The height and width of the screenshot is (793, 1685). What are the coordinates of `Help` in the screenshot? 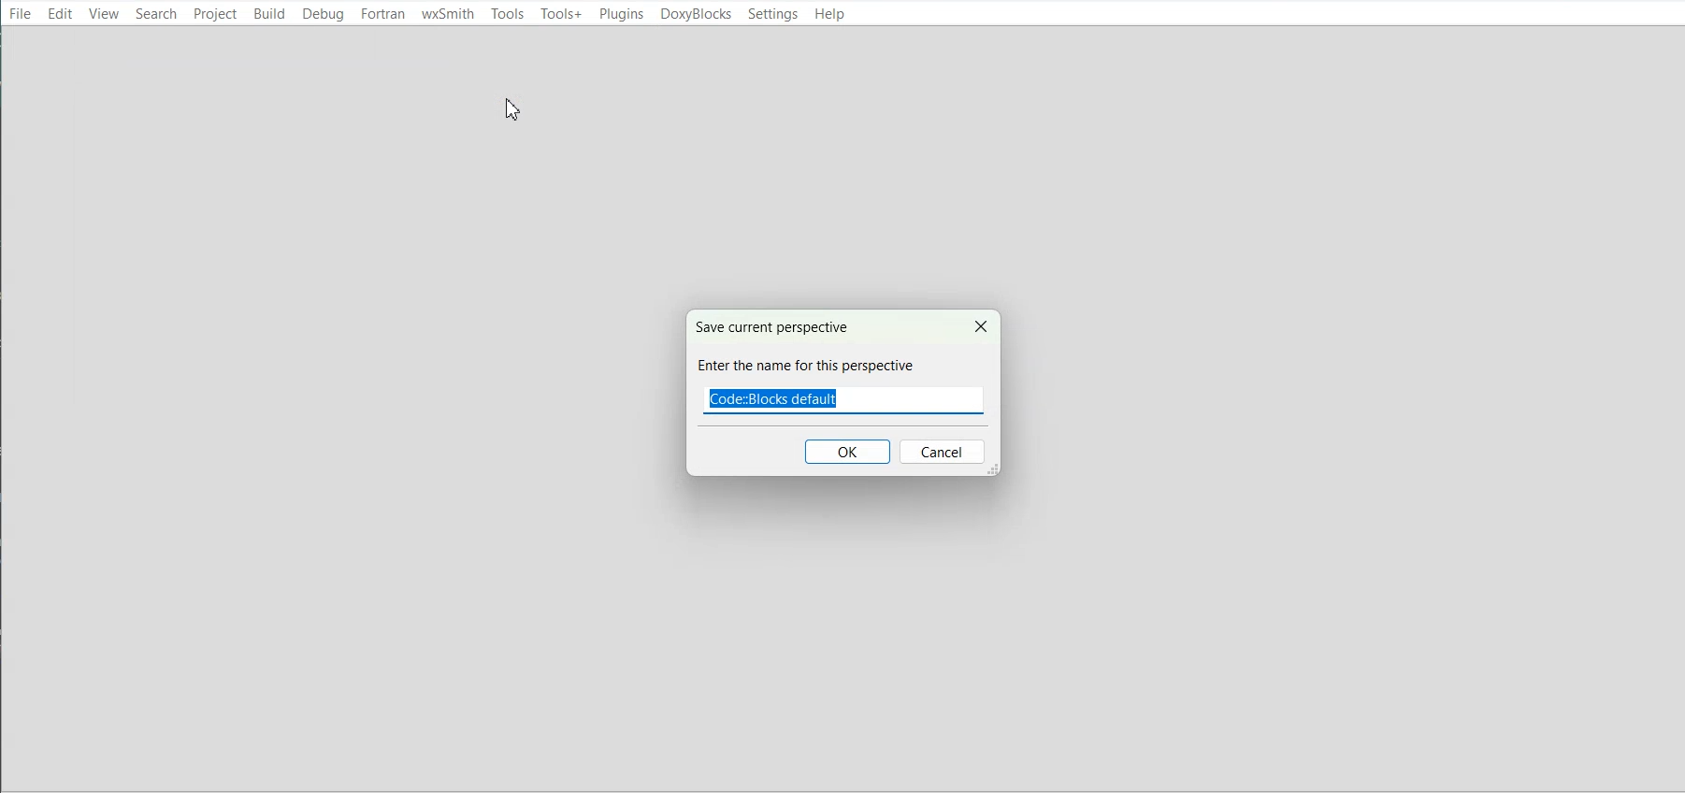 It's located at (828, 15).